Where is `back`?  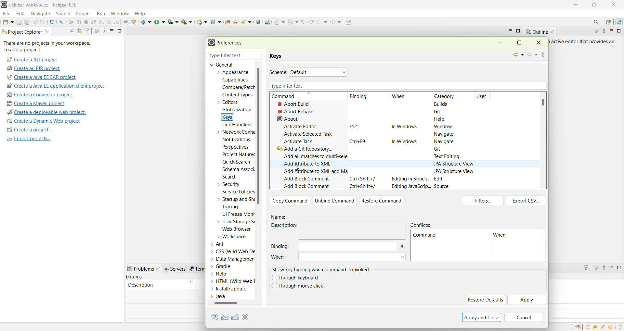
back is located at coordinates (517, 55).